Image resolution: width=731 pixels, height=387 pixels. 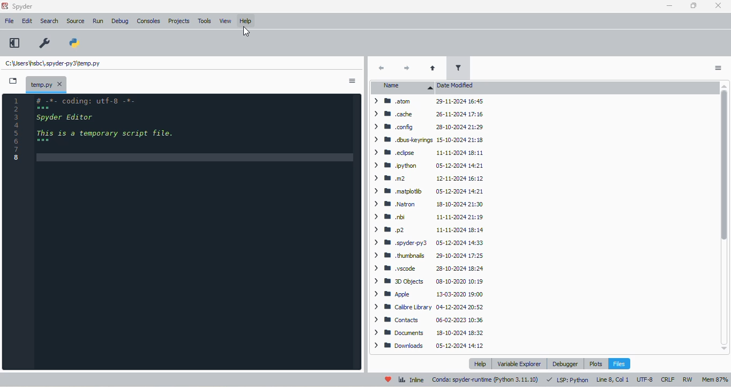 I want to click on > 8 Documents 18-10-2024 18:32, so click(x=428, y=332).